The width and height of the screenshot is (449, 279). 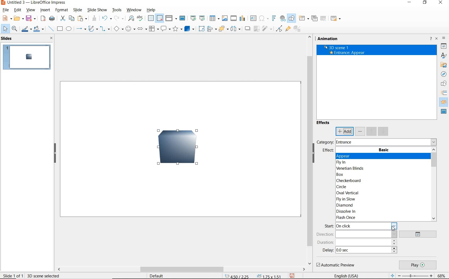 I want to click on move down effect, so click(x=383, y=131).